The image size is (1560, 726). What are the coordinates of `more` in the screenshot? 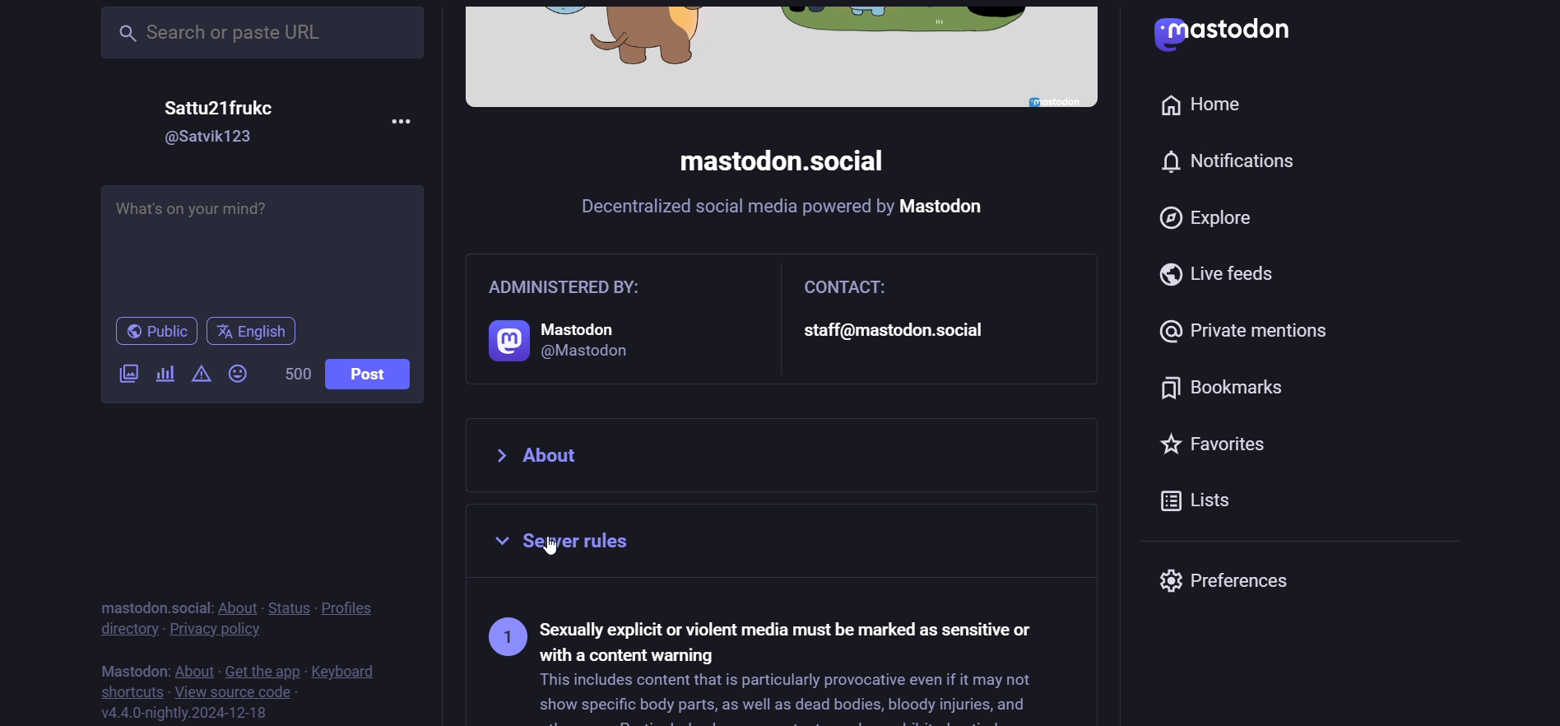 It's located at (402, 119).